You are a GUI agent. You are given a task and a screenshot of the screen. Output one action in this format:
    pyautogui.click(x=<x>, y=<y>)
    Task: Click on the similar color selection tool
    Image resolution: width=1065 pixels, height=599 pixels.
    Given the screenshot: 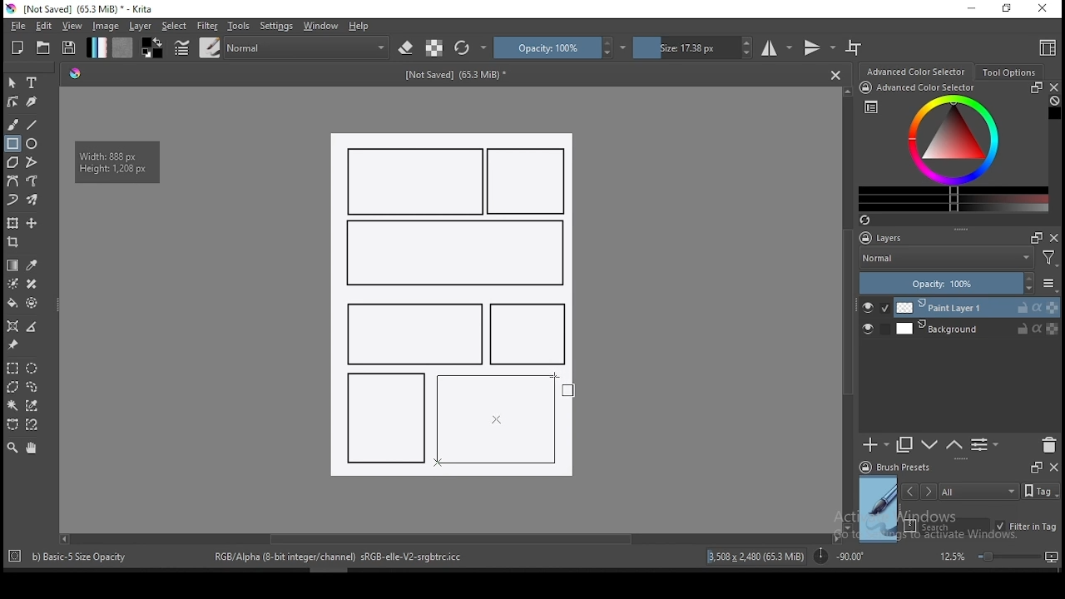 What is the action you would take?
    pyautogui.click(x=34, y=405)
    